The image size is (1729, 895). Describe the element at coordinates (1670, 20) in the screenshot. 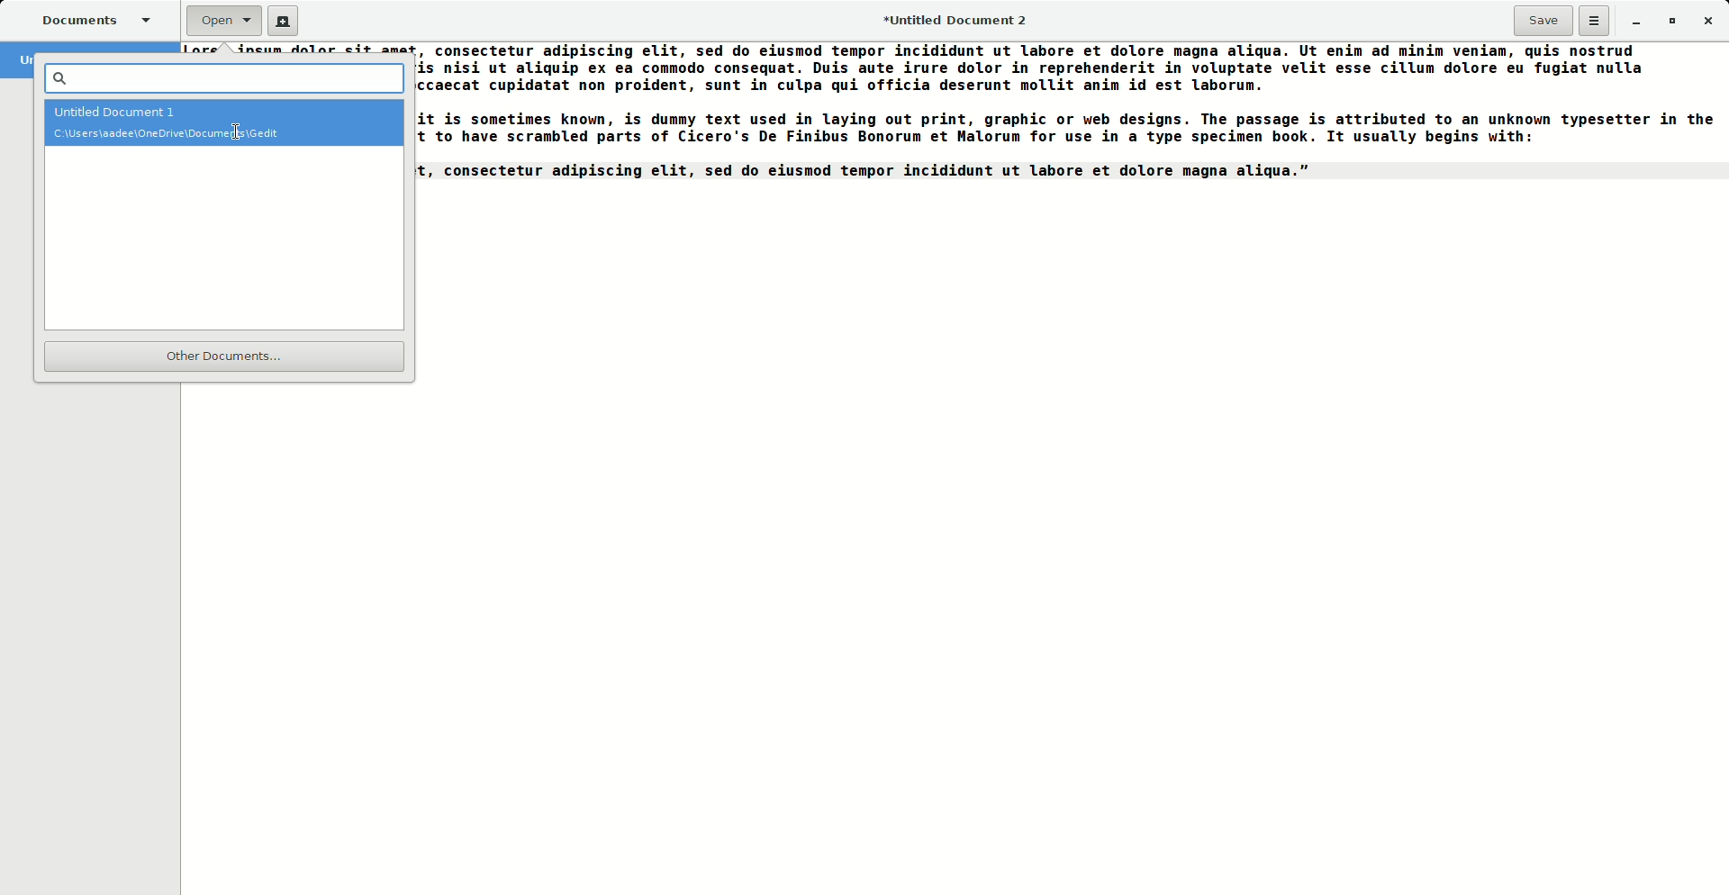

I see `Restore` at that location.